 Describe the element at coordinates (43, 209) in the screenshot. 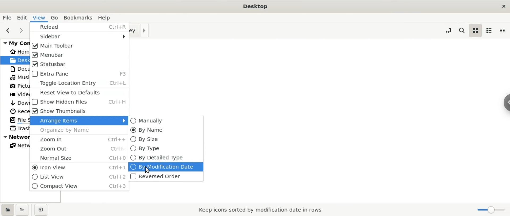

I see `close sidebar` at that location.